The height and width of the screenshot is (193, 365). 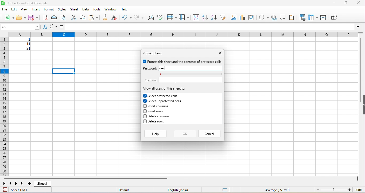 What do you see at coordinates (176, 81) in the screenshot?
I see `cursor movement` at bounding box center [176, 81].